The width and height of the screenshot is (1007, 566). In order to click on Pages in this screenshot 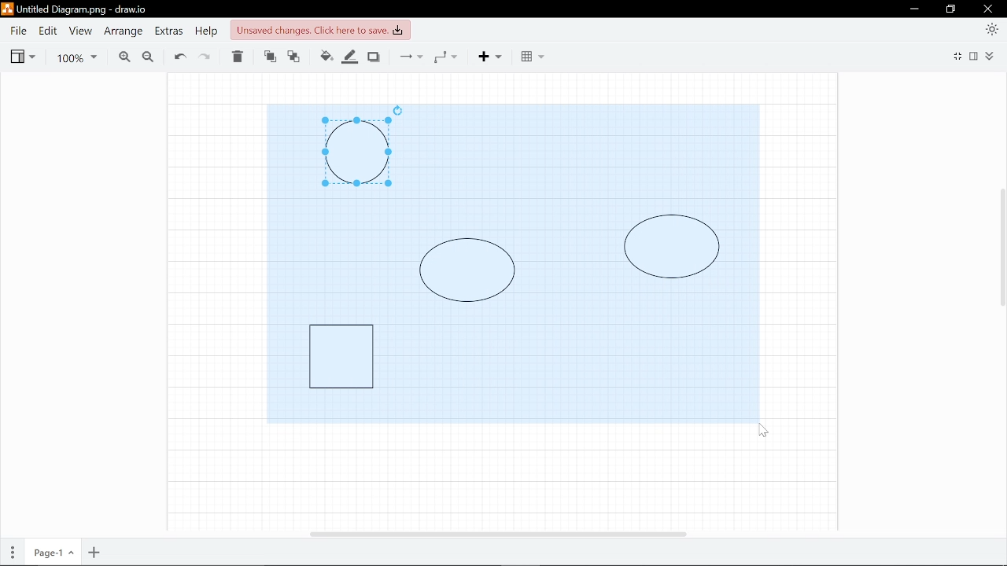, I will do `click(11, 553)`.